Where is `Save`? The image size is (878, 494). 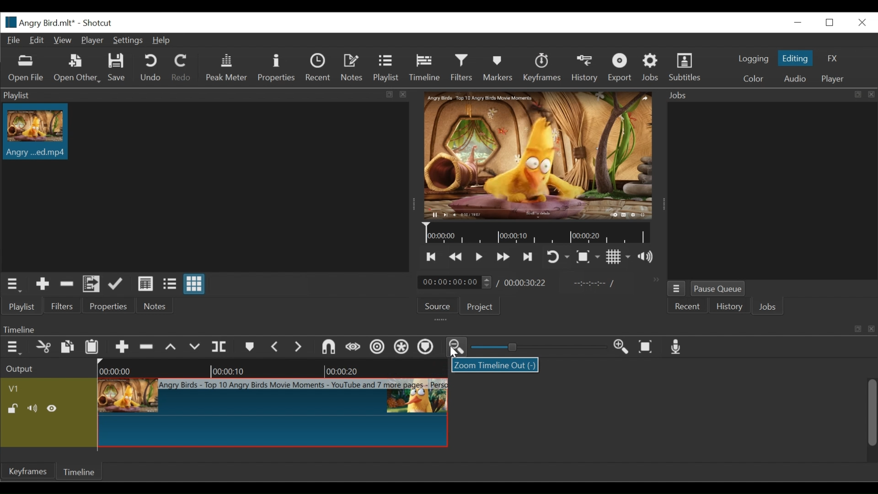
Save is located at coordinates (118, 68).